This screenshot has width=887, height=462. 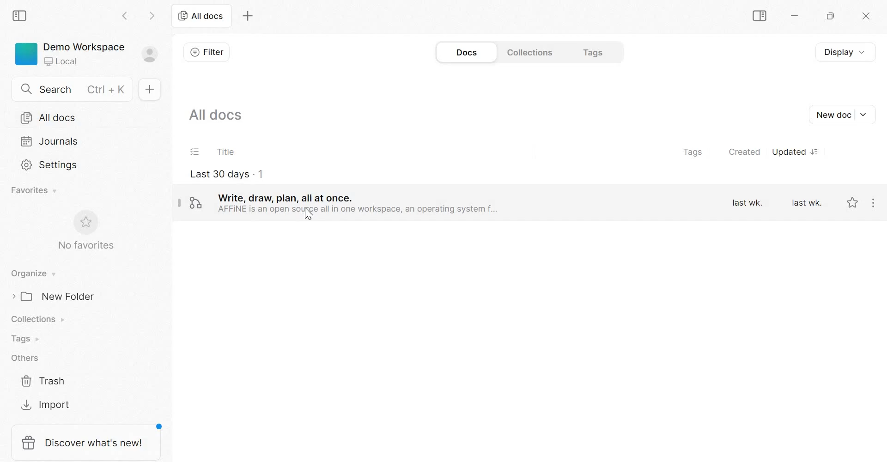 What do you see at coordinates (84, 222) in the screenshot?
I see `favorite symbol` at bounding box center [84, 222].